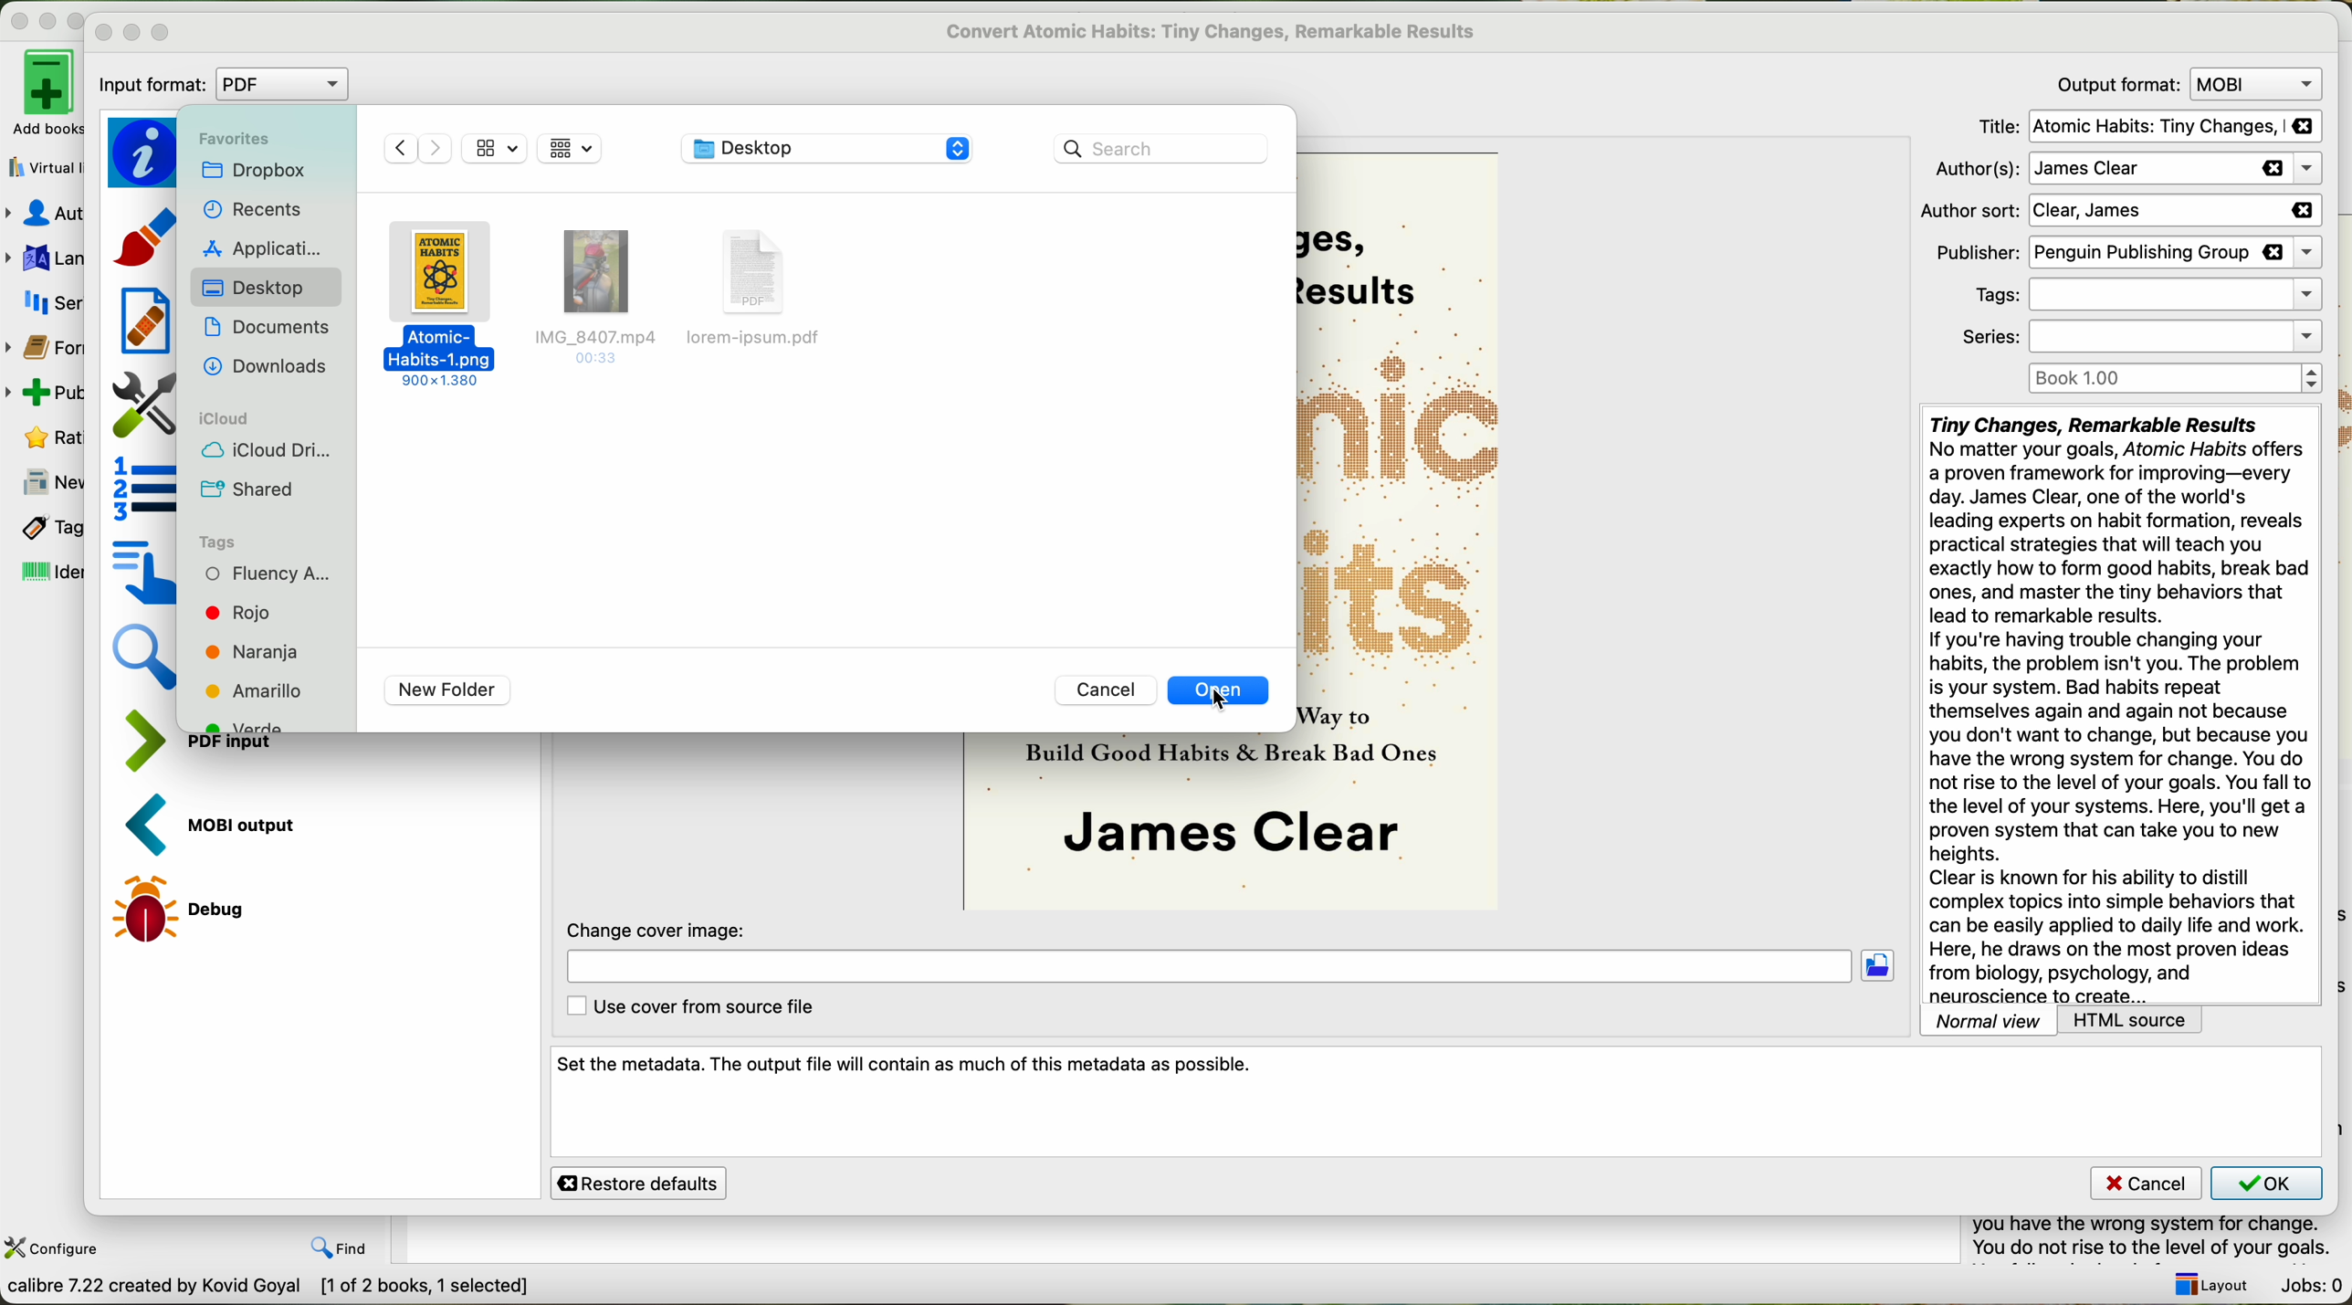 The width and height of the screenshot is (2352, 1305). What do you see at coordinates (418, 148) in the screenshot?
I see `navigate arrows` at bounding box center [418, 148].